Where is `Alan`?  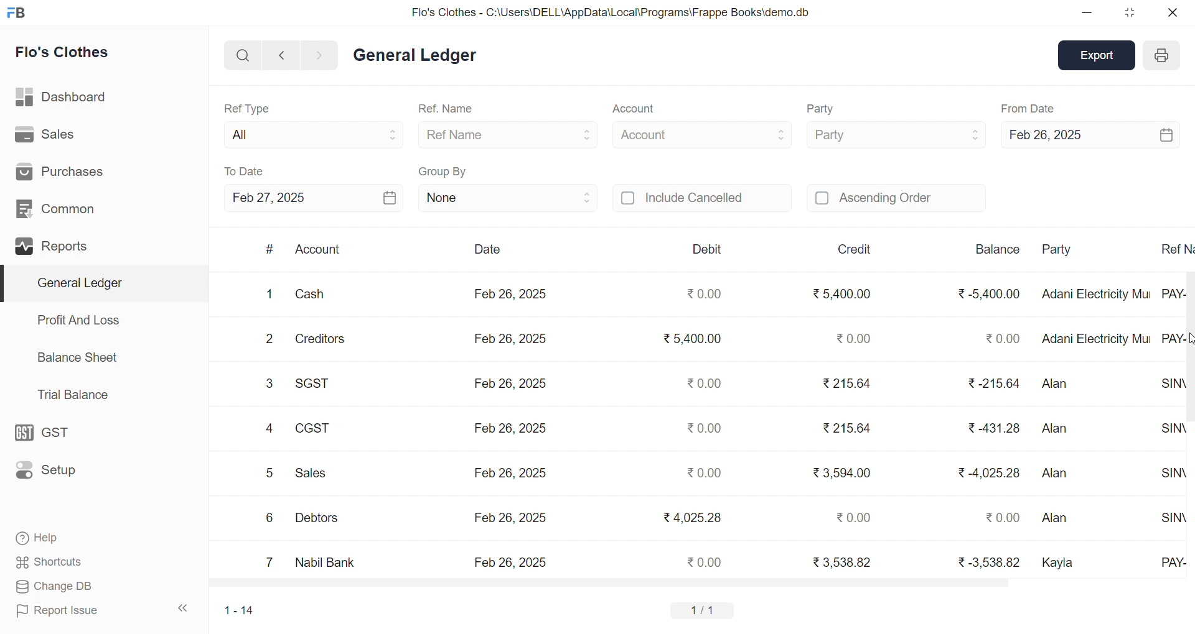 Alan is located at coordinates (1060, 470).